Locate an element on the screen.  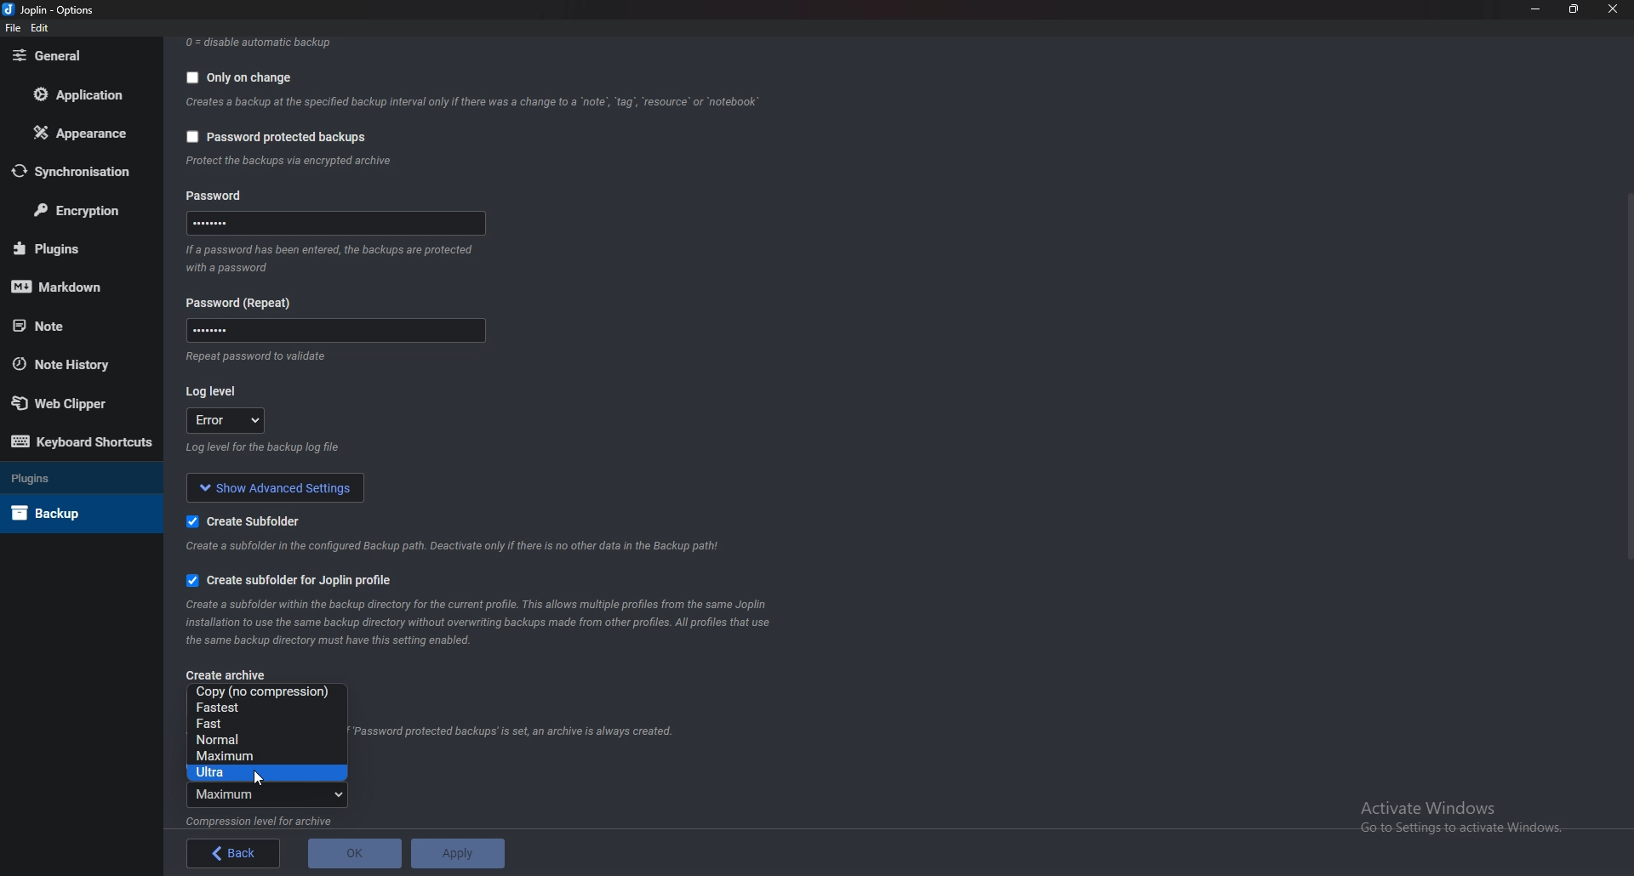
info is located at coordinates (270, 820).